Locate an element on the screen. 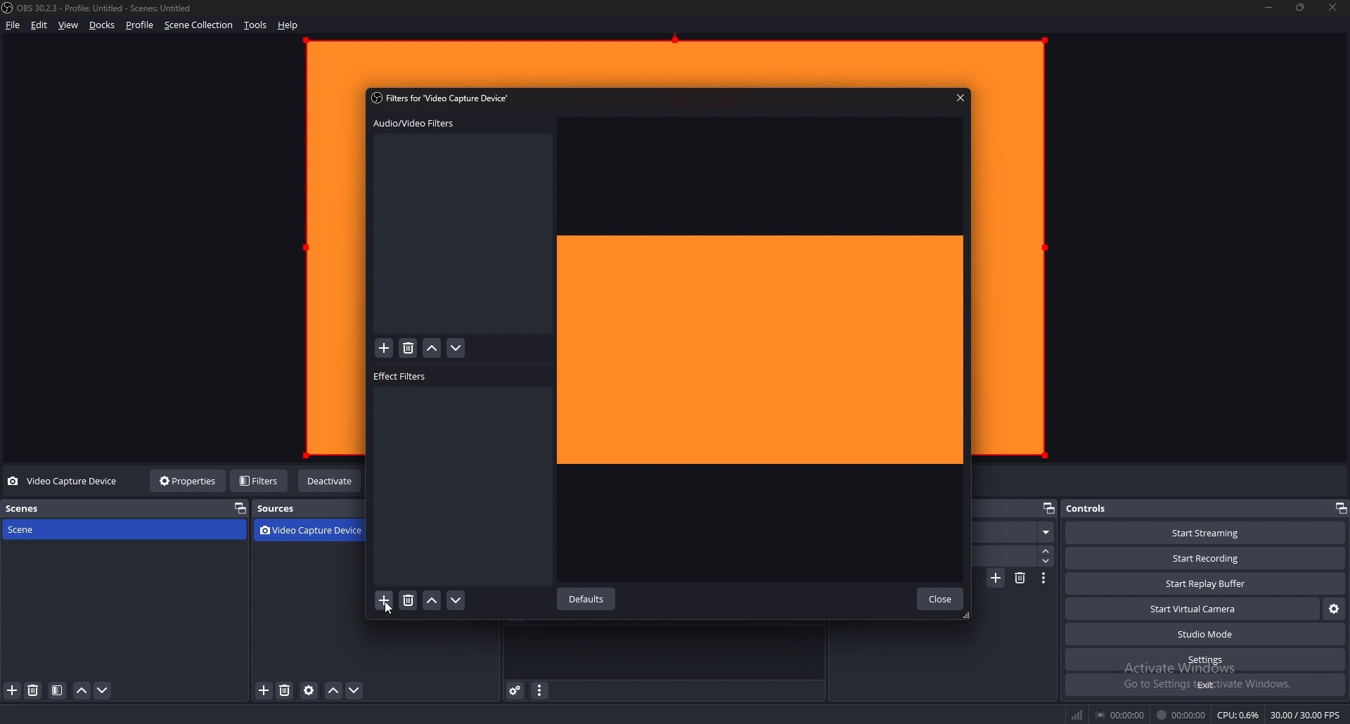 This screenshot has width=1350, height=724. effect filters is located at coordinates (401, 377).